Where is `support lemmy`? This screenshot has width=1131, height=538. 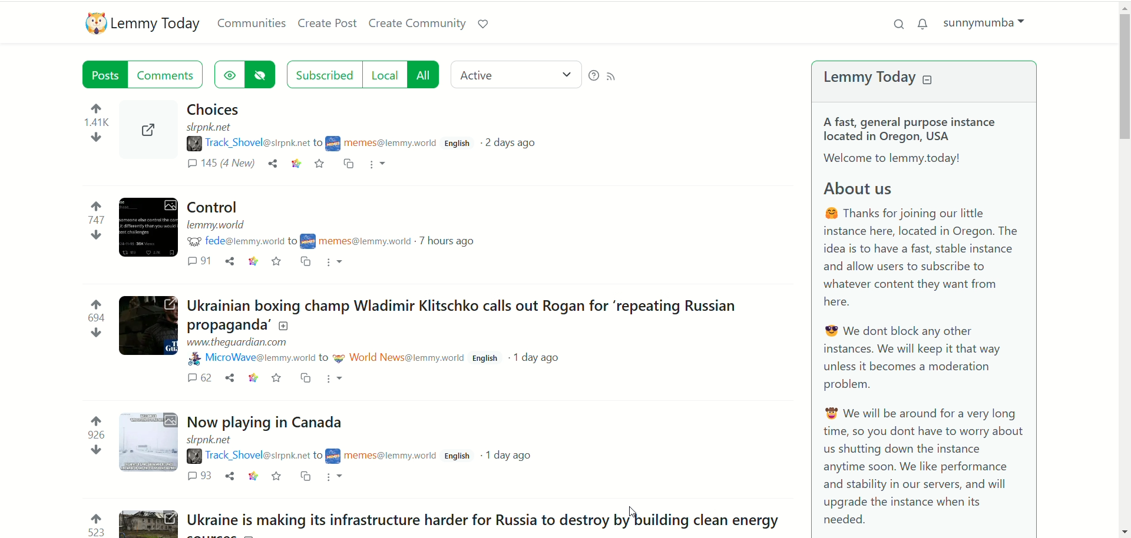
support lemmy is located at coordinates (482, 23).